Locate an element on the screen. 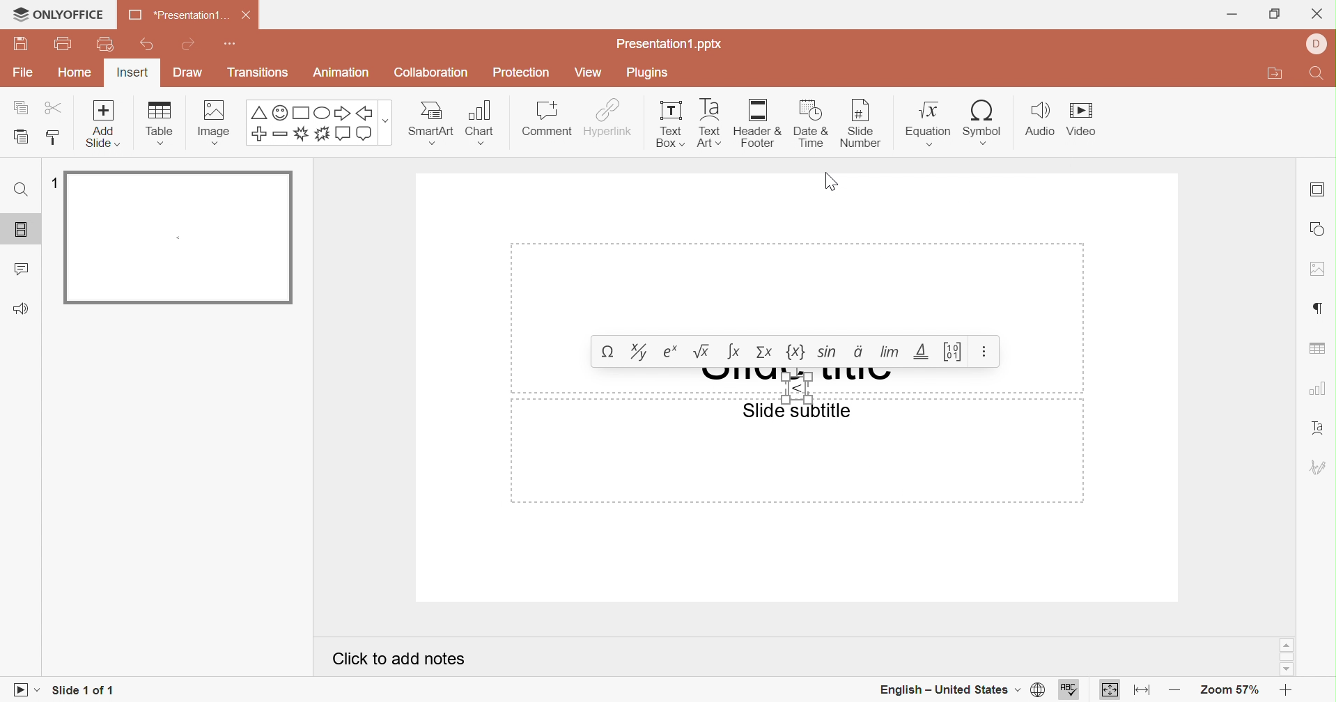 This screenshot has width=1336, height=702. Set document language is located at coordinates (1038, 691).